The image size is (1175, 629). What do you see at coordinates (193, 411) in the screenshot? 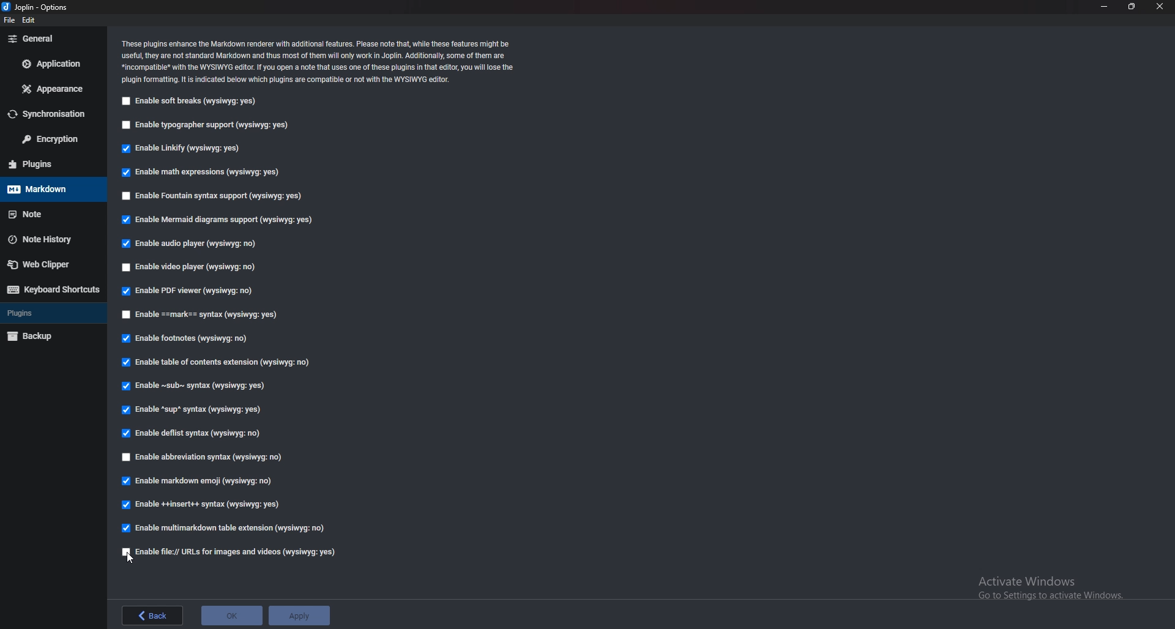
I see `Enable sup syntax` at bounding box center [193, 411].